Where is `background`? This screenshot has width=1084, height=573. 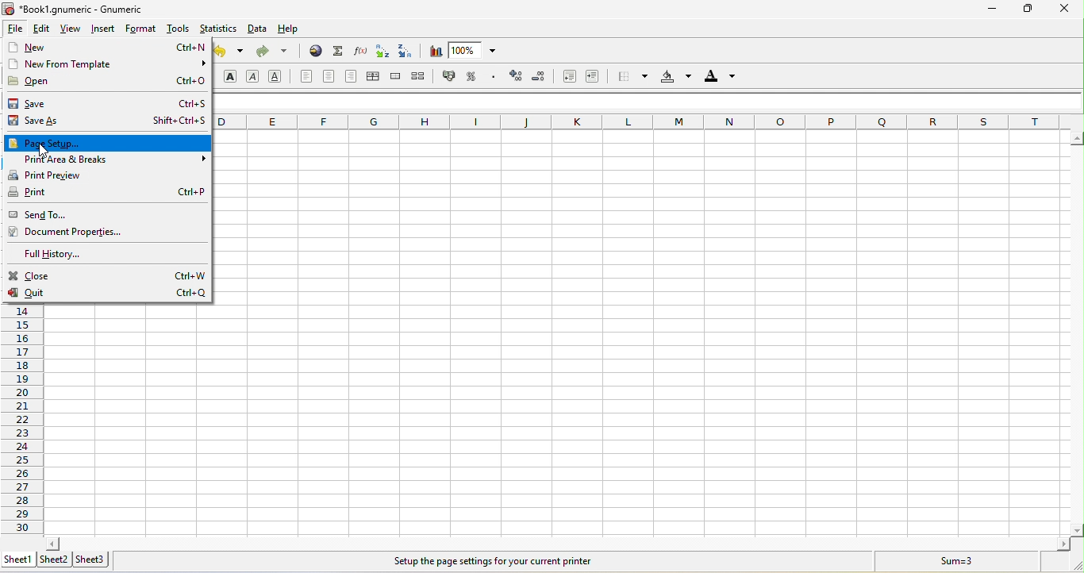 background is located at coordinates (675, 78).